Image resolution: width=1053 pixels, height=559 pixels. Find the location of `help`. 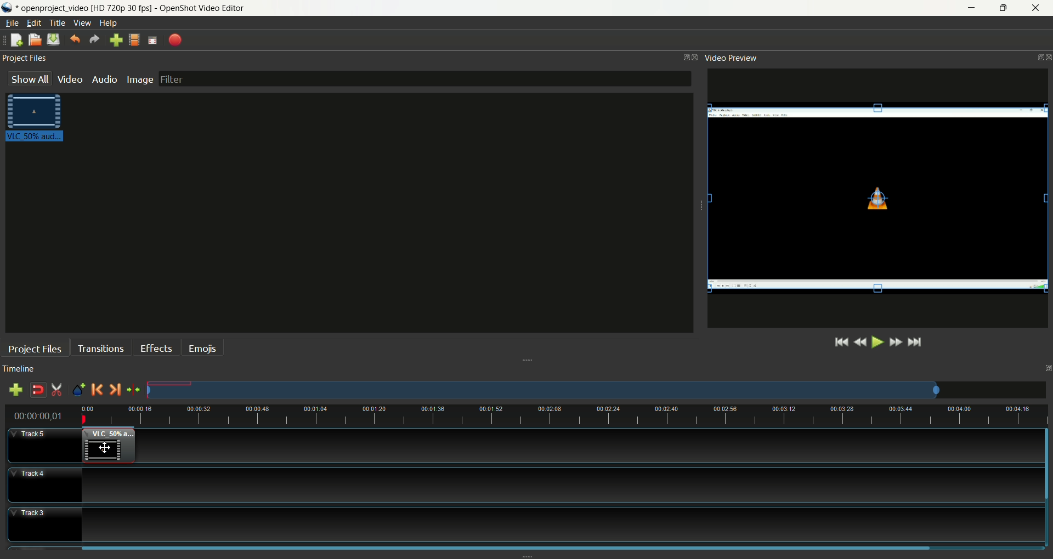

help is located at coordinates (110, 23).